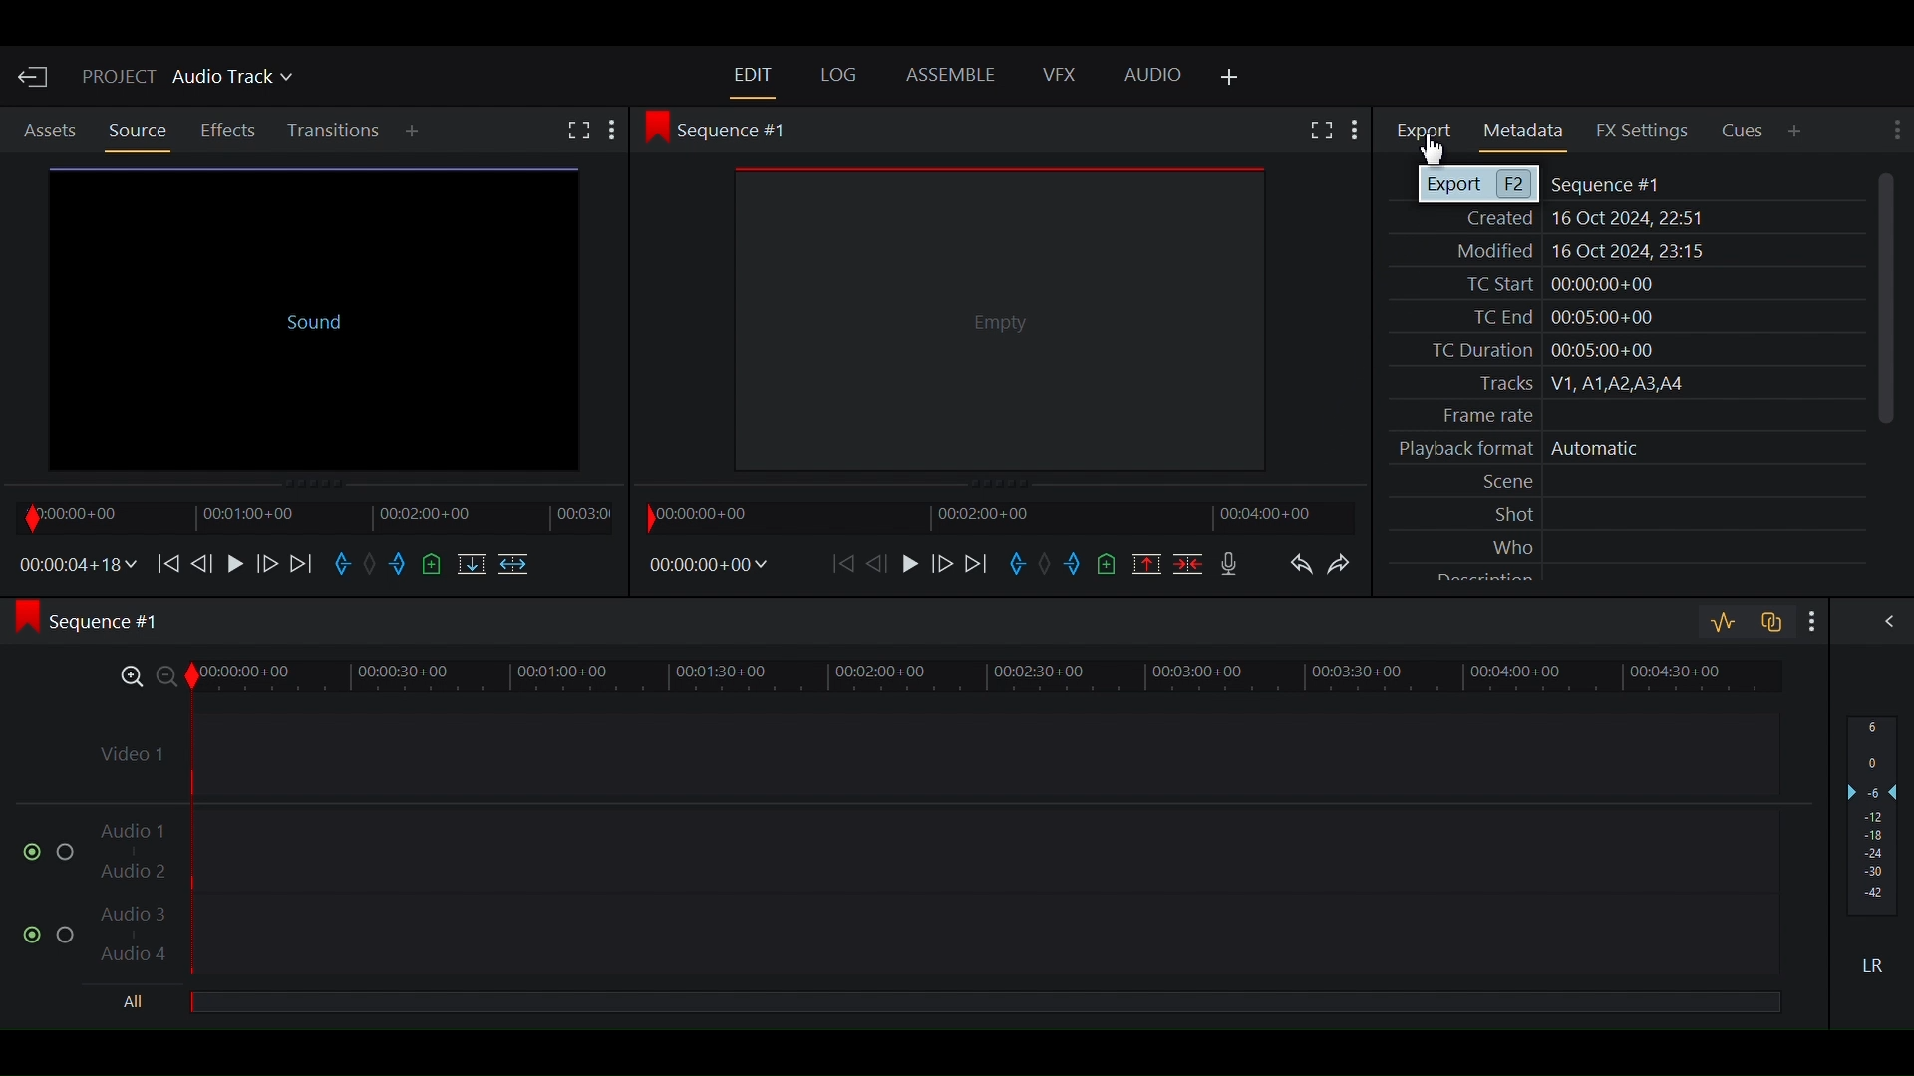 Image resolution: width=1914 pixels, height=1076 pixels. Describe the element at coordinates (1570, 250) in the screenshot. I see `Modified 16 Oct 2024, 23:15` at that location.